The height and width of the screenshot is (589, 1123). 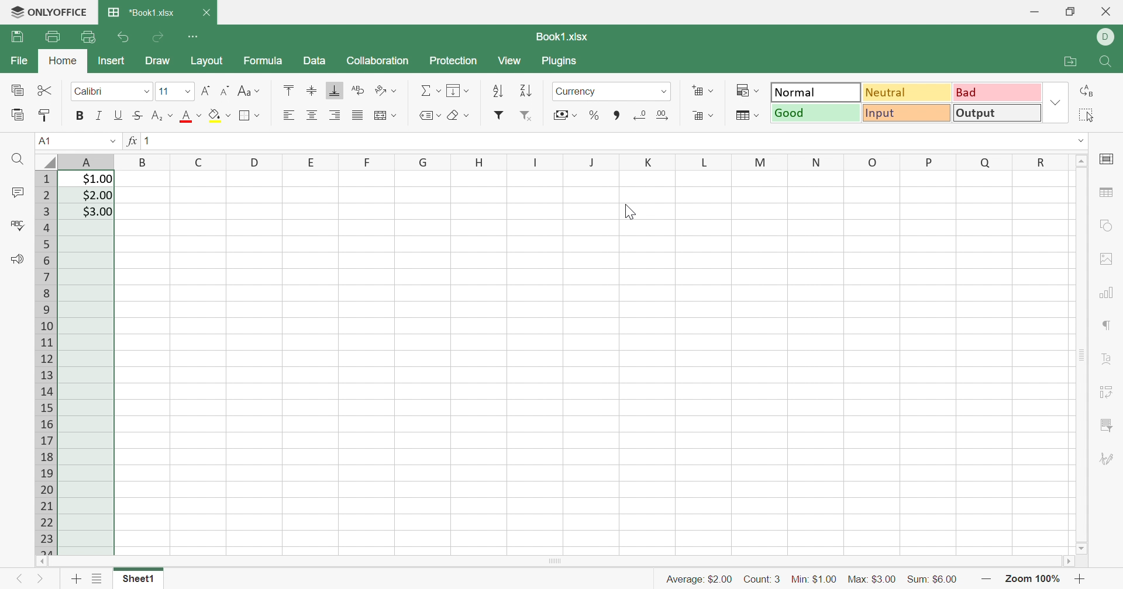 What do you see at coordinates (528, 117) in the screenshot?
I see `Remove filter` at bounding box center [528, 117].